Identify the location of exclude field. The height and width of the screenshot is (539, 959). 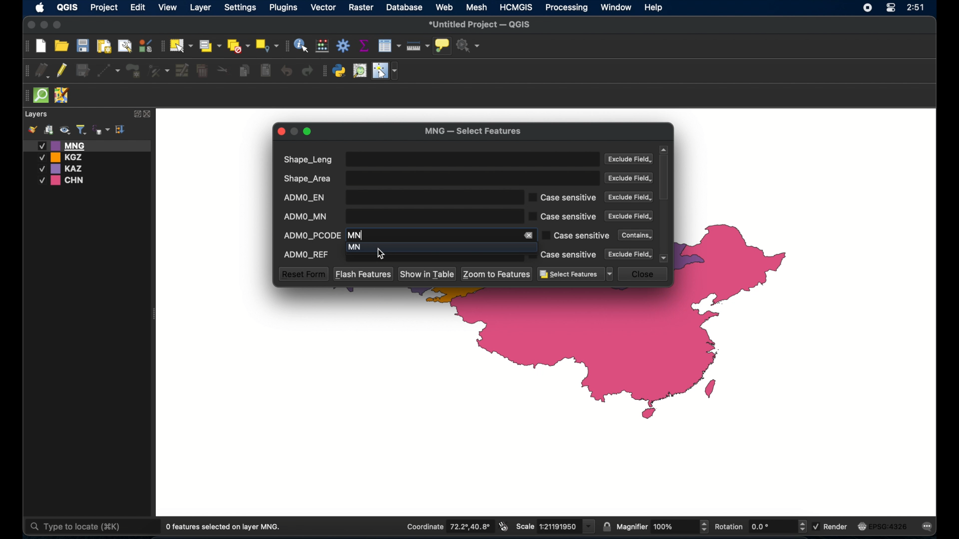
(630, 160).